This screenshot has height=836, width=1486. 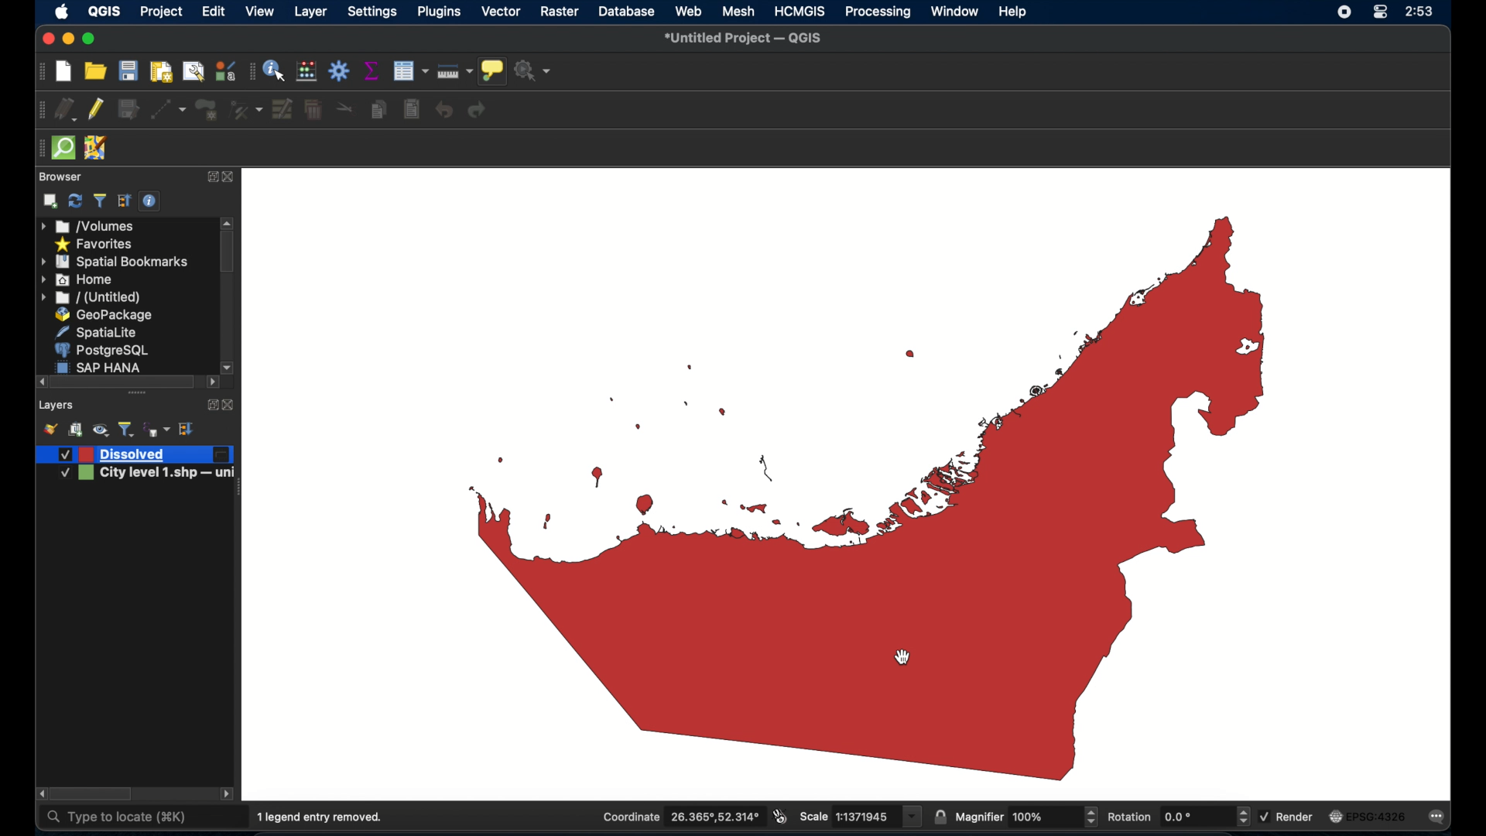 I want to click on save edits, so click(x=129, y=110).